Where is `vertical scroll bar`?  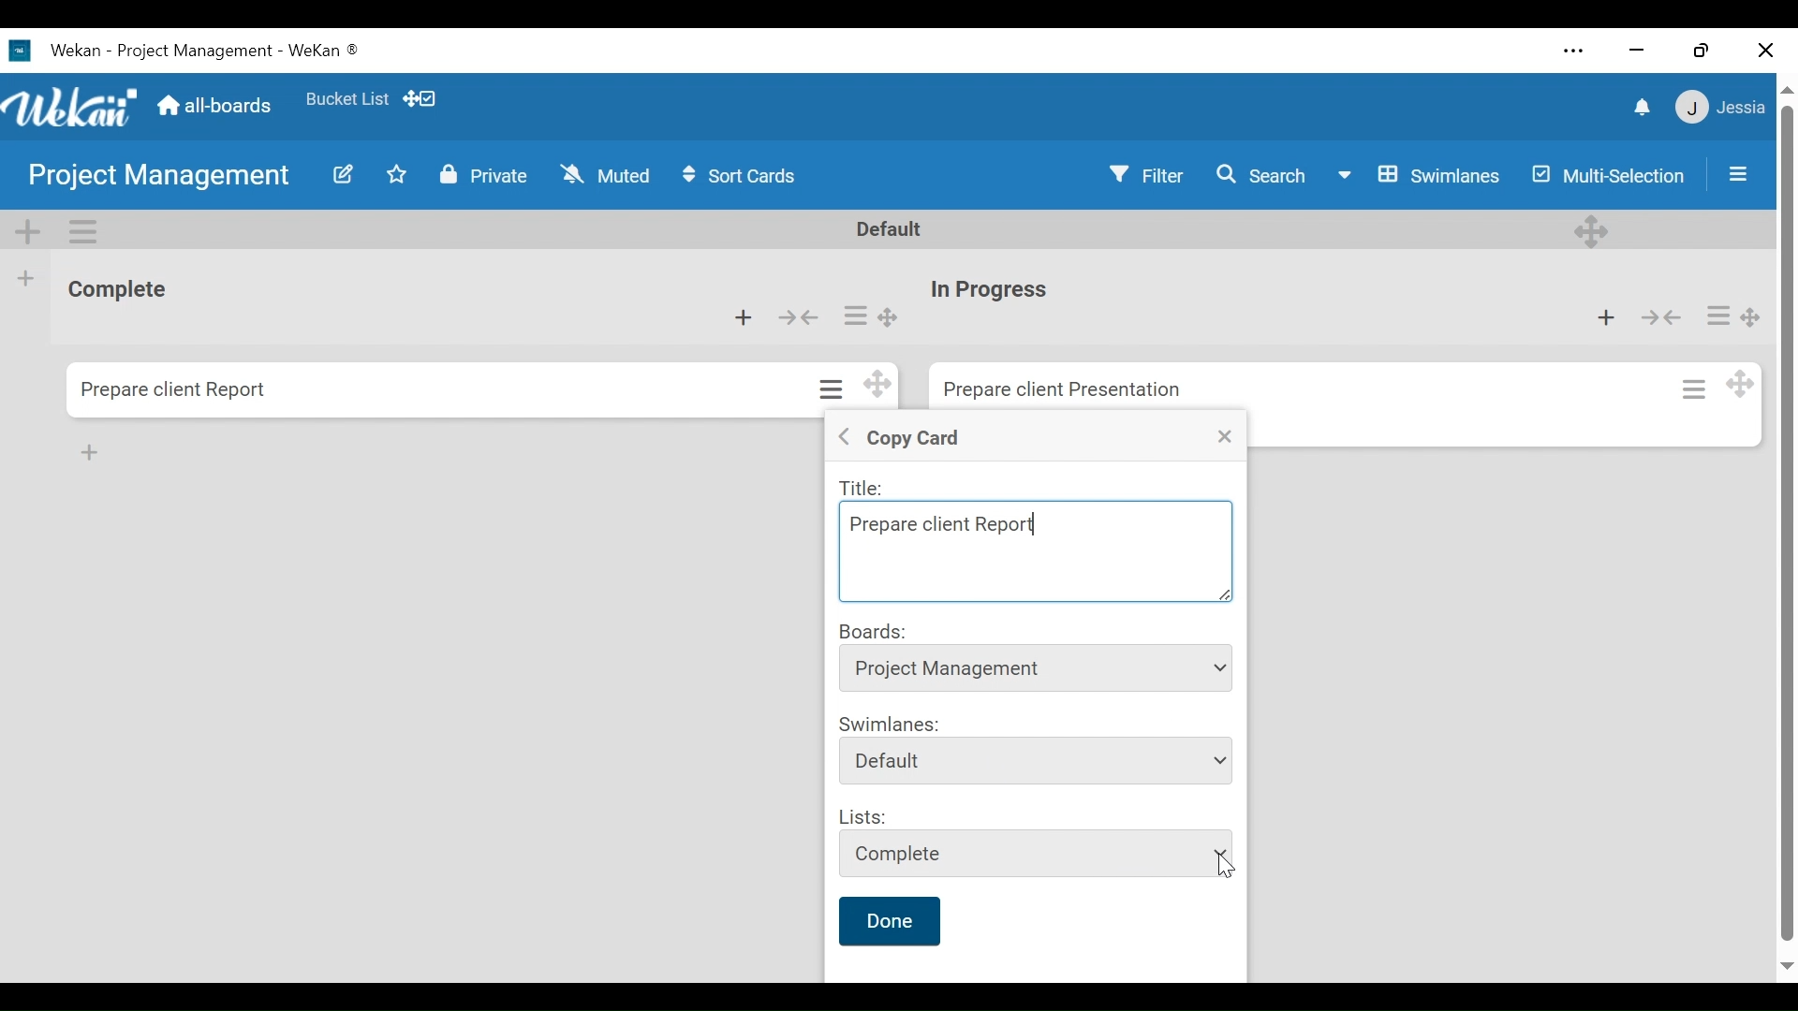
vertical scroll bar is located at coordinates (1787, 523).